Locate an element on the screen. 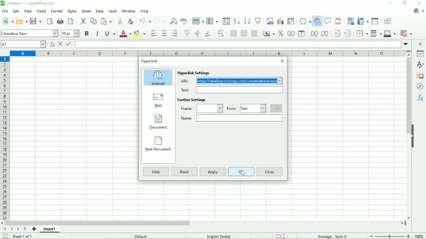 The width and height of the screenshot is (426, 239). Font style is located at coordinates (29, 33).